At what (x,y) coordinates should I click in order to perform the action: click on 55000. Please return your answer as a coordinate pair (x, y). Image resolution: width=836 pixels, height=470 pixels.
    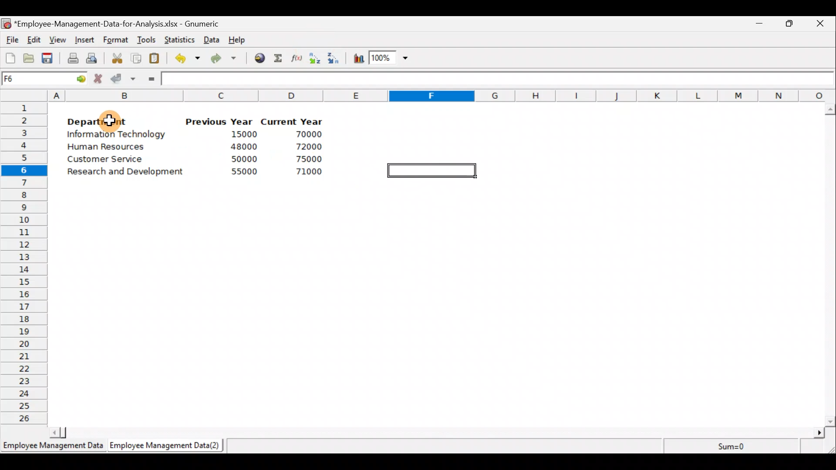
    Looking at the image, I should click on (245, 172).